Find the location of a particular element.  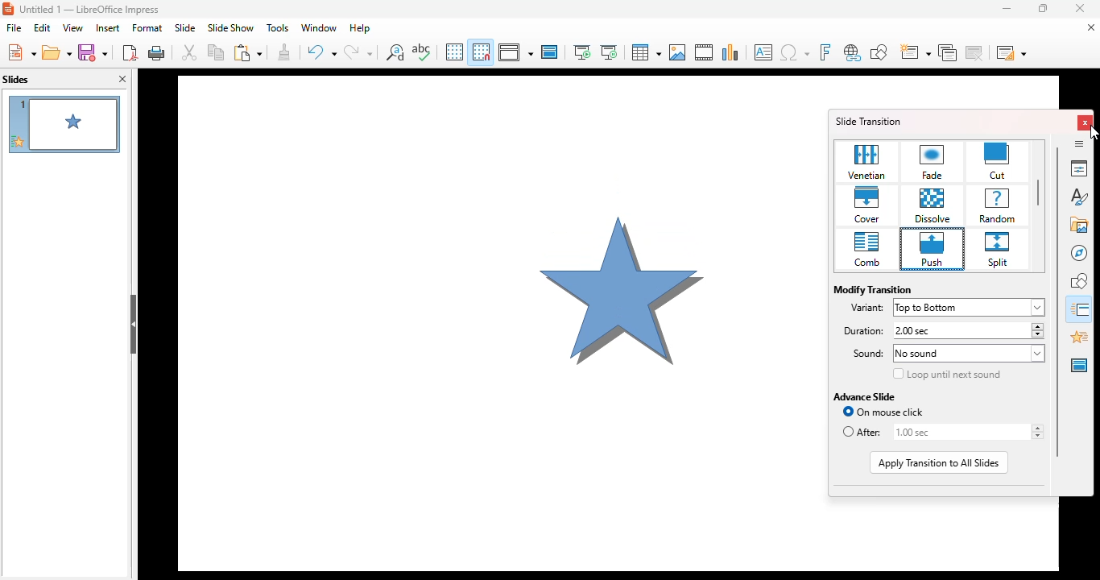

venetian is located at coordinates (867, 162).